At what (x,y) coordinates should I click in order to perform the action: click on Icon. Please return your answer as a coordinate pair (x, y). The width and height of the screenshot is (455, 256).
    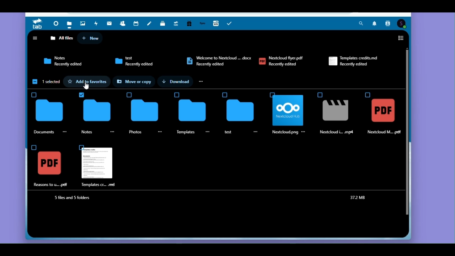
    Looking at the image, I should click on (384, 111).